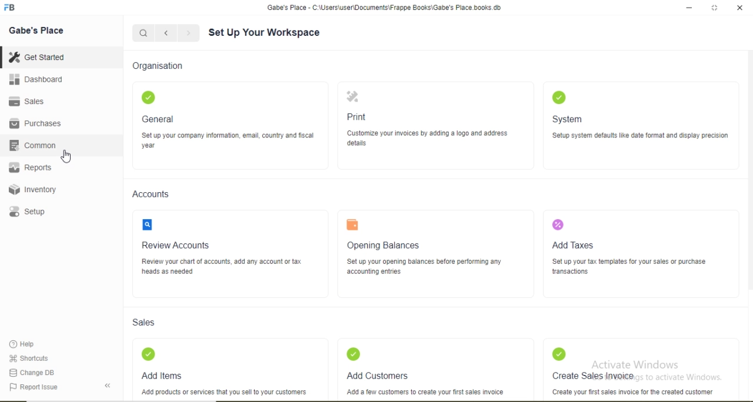 The width and height of the screenshot is (753, 402). What do you see at coordinates (33, 387) in the screenshot?
I see `Report Issue` at bounding box center [33, 387].